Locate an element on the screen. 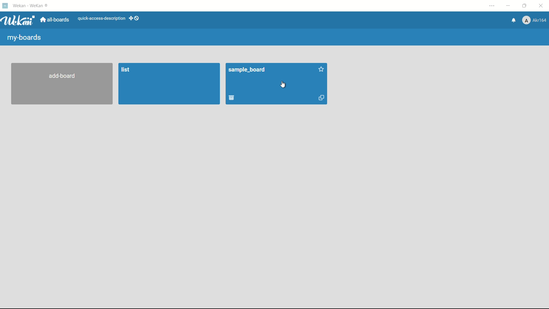  Wekan - weaken is located at coordinates (31, 5).